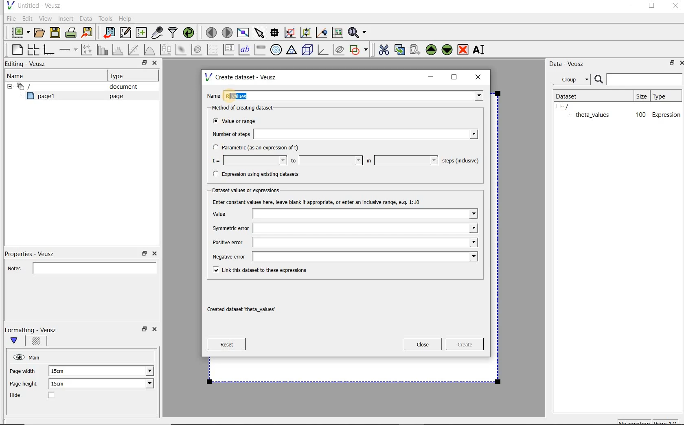 The width and height of the screenshot is (684, 425). I want to click on Symmetric error, so click(344, 229).